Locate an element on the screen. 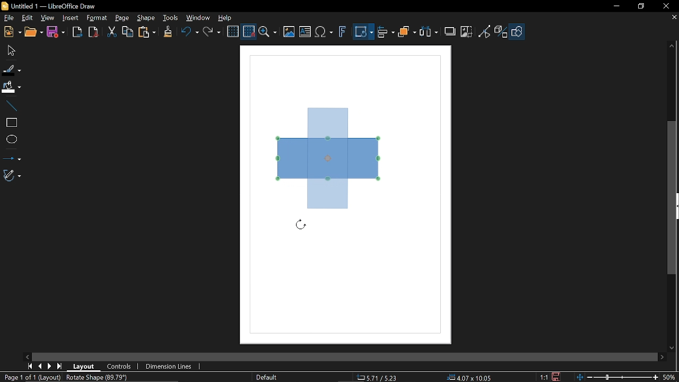 Image resolution: width=679 pixels, height=382 pixels. Format is located at coordinates (96, 18).